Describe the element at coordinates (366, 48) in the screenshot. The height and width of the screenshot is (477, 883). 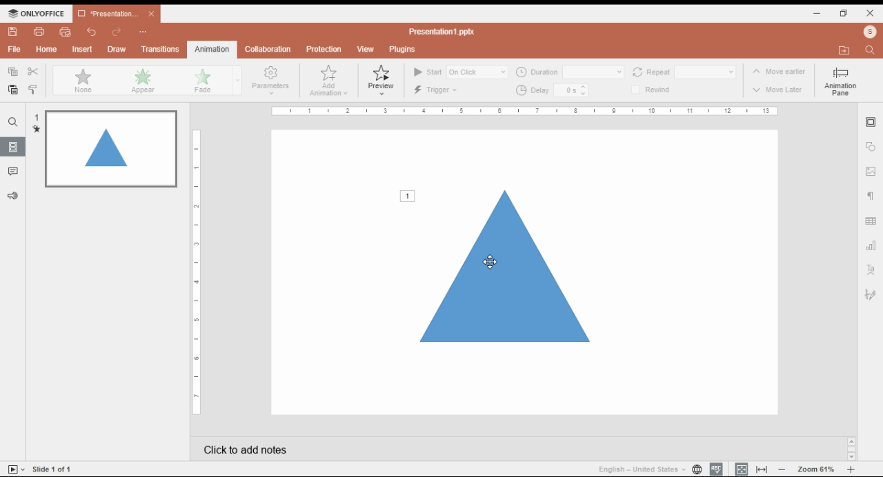
I see `view` at that location.